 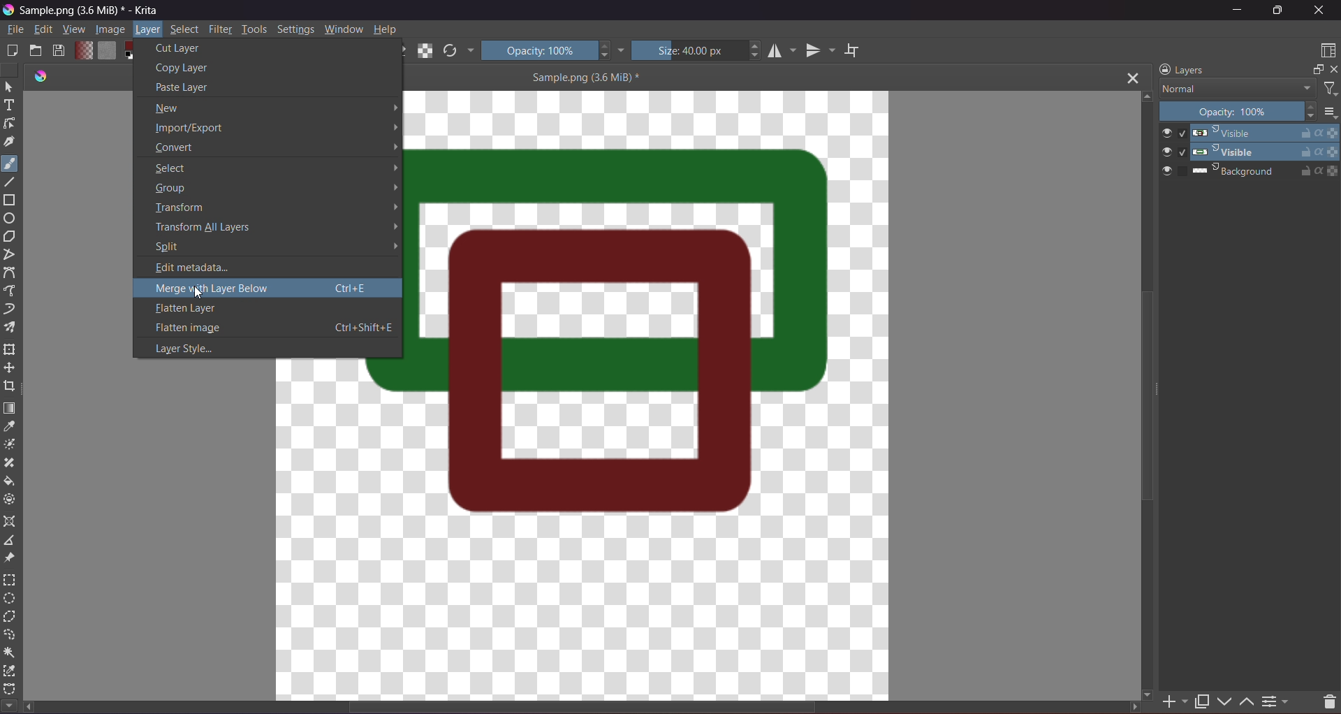 I want to click on More tools, so click(x=9, y=704).